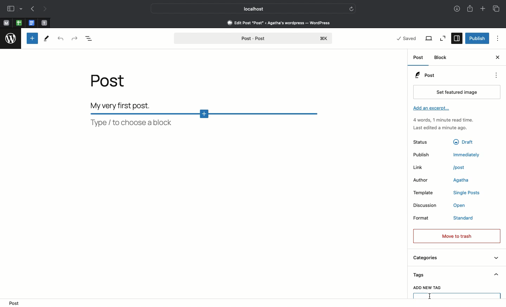 The height and width of the screenshot is (307, 506). I want to click on Tabs, so click(495, 8).